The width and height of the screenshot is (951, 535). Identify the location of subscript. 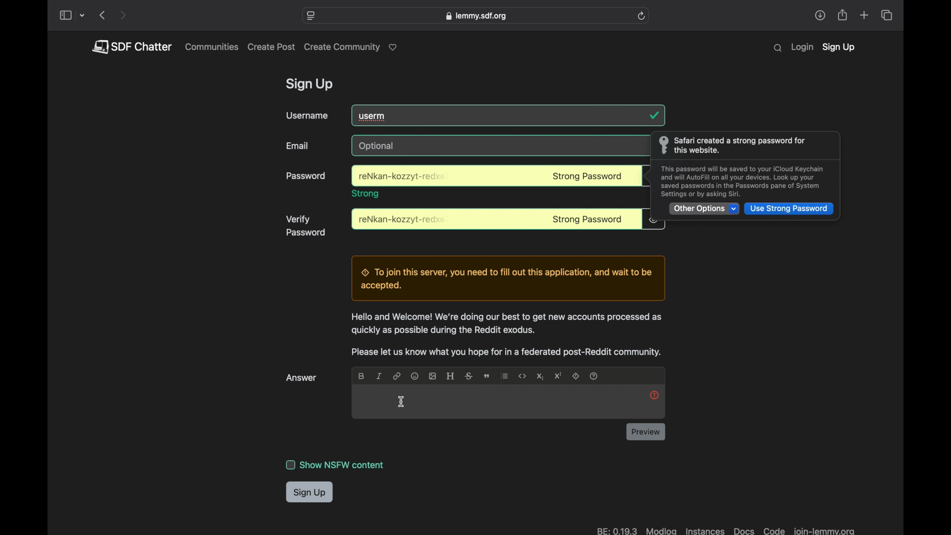
(539, 376).